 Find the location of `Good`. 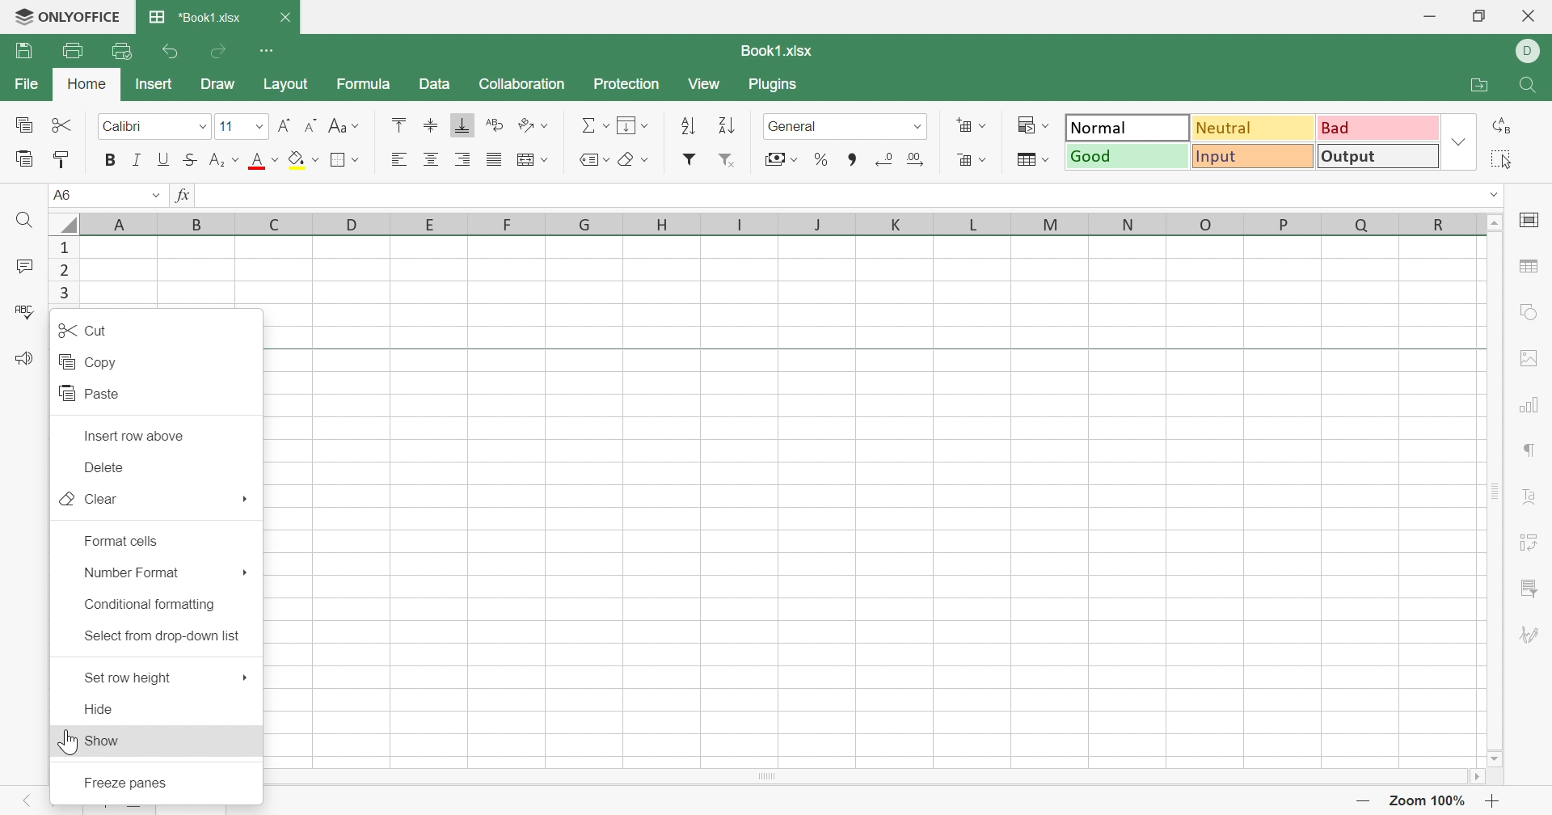

Good is located at coordinates (1128, 157).